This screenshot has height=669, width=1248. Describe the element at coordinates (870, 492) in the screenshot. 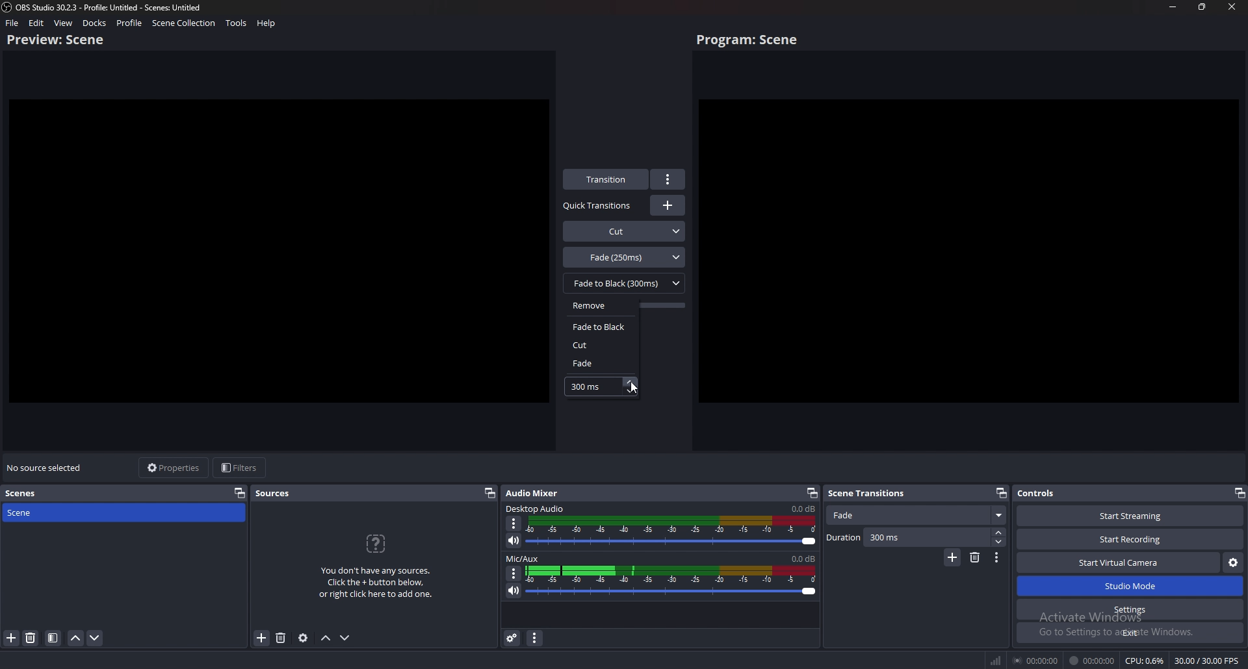

I see `Seen transitions ` at that location.